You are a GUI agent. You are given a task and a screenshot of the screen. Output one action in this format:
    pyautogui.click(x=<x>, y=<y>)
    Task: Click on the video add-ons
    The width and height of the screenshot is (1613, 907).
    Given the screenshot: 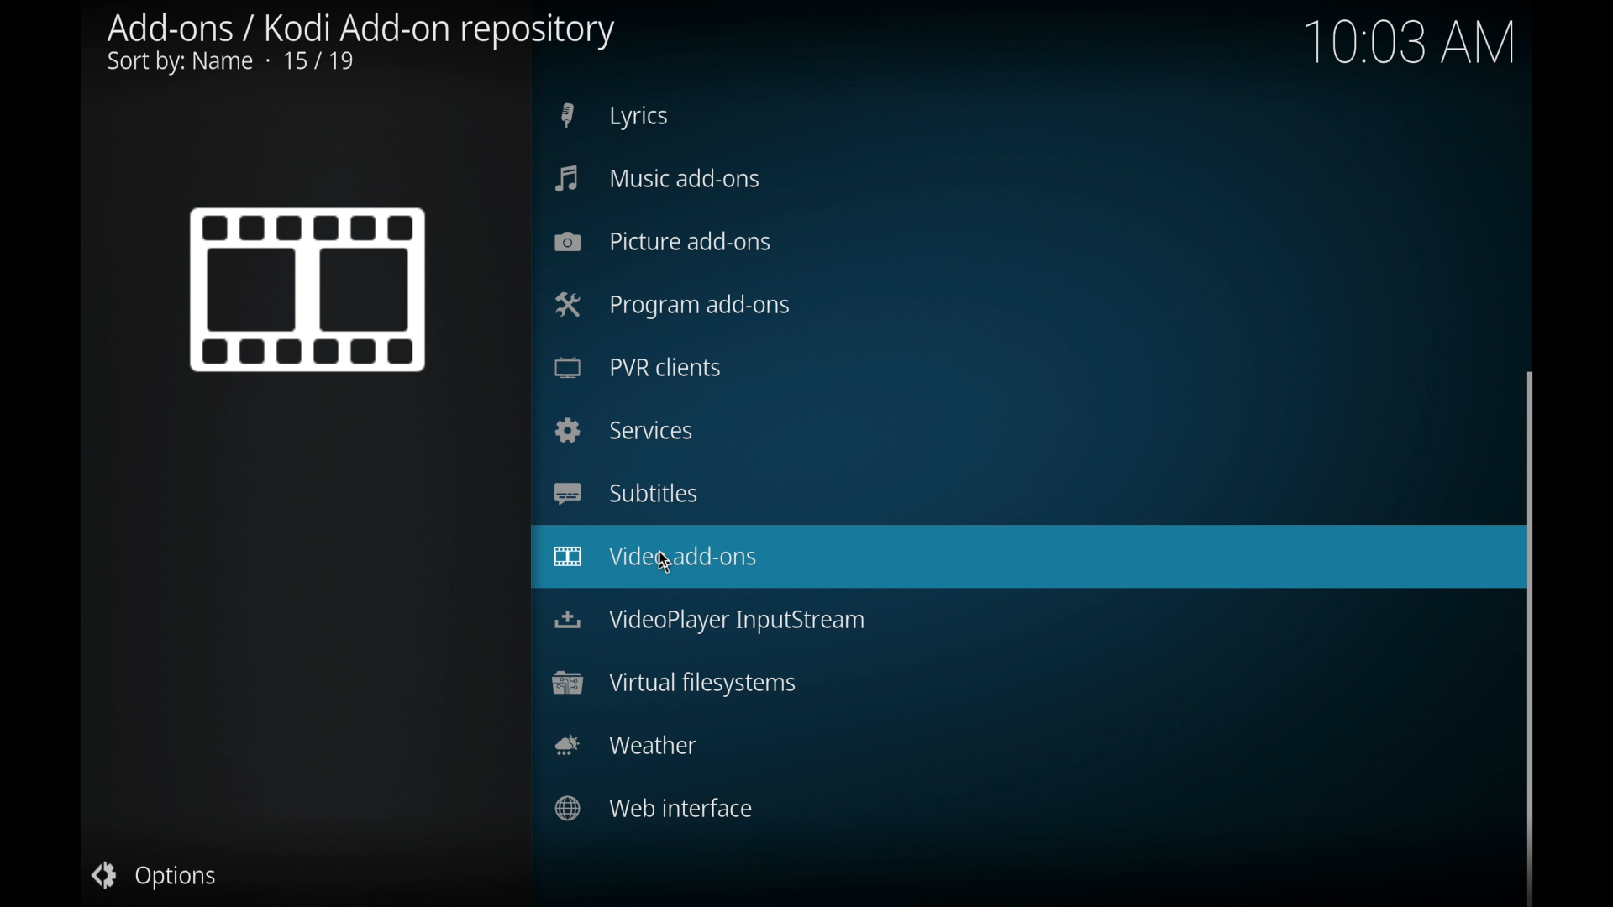 What is the action you would take?
    pyautogui.click(x=1022, y=560)
    